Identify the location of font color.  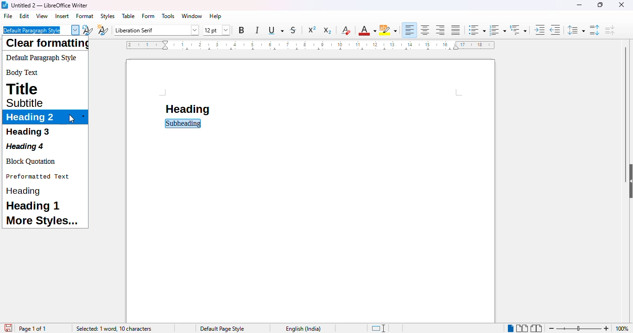
(367, 31).